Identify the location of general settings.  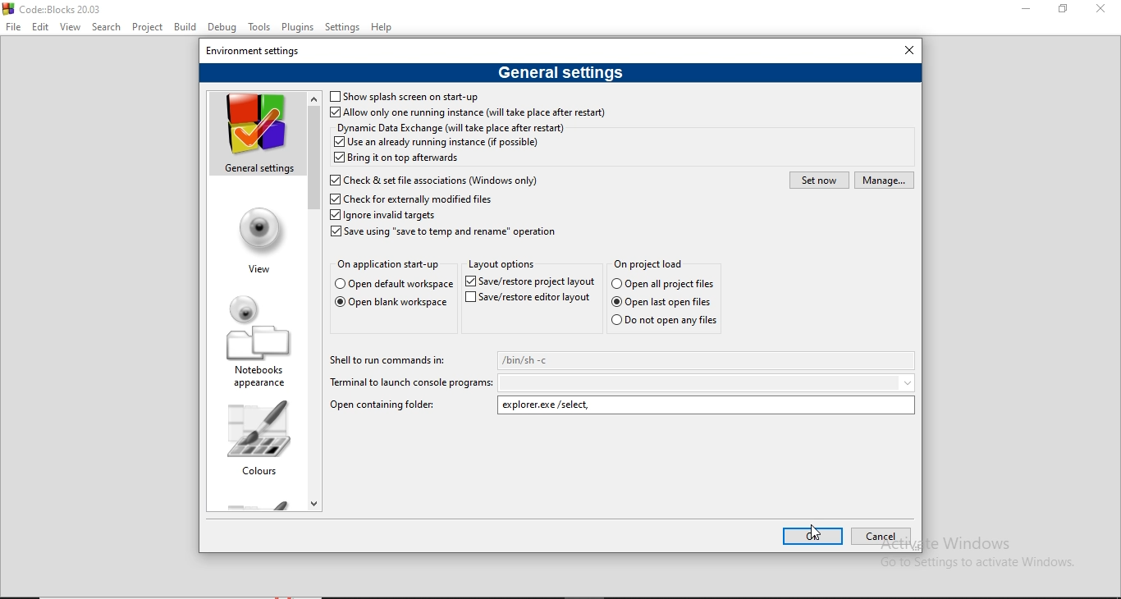
(255, 134).